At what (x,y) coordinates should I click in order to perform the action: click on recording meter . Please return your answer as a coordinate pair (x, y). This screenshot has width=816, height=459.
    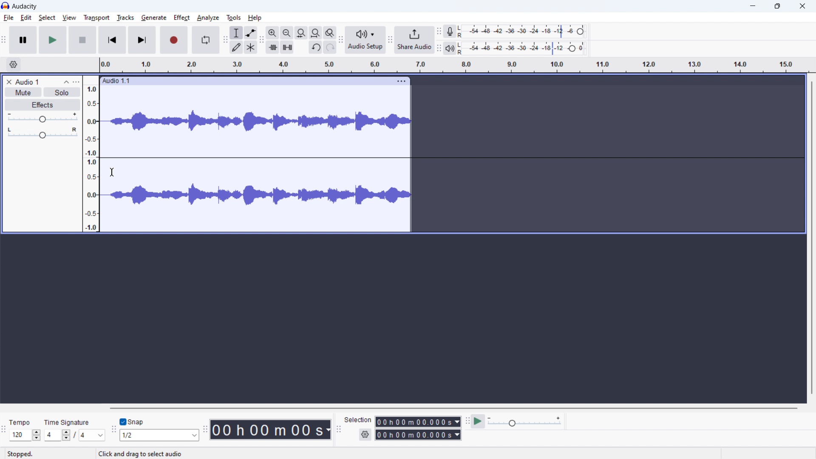
    Looking at the image, I should click on (452, 31).